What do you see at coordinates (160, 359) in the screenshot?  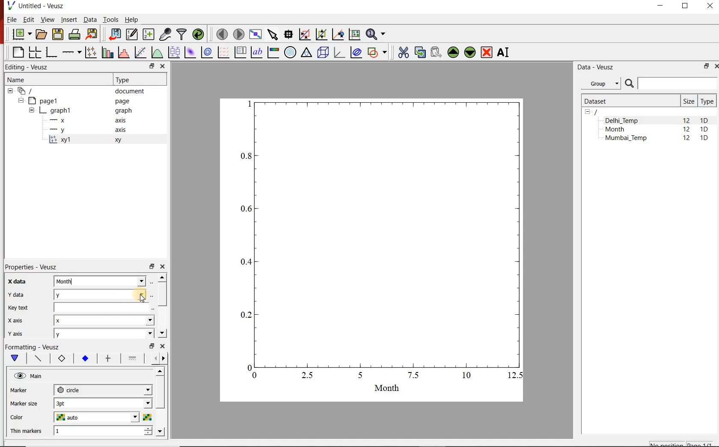 I see `Grid lines` at bounding box center [160, 359].